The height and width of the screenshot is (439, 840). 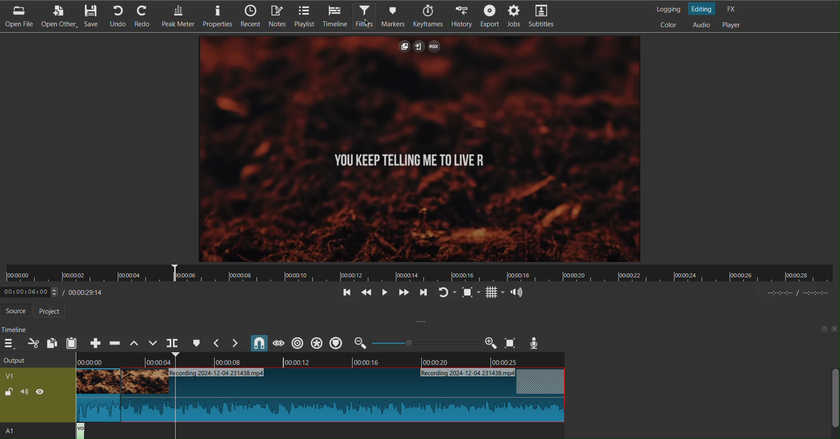 What do you see at coordinates (18, 432) in the screenshot?
I see `A1` at bounding box center [18, 432].